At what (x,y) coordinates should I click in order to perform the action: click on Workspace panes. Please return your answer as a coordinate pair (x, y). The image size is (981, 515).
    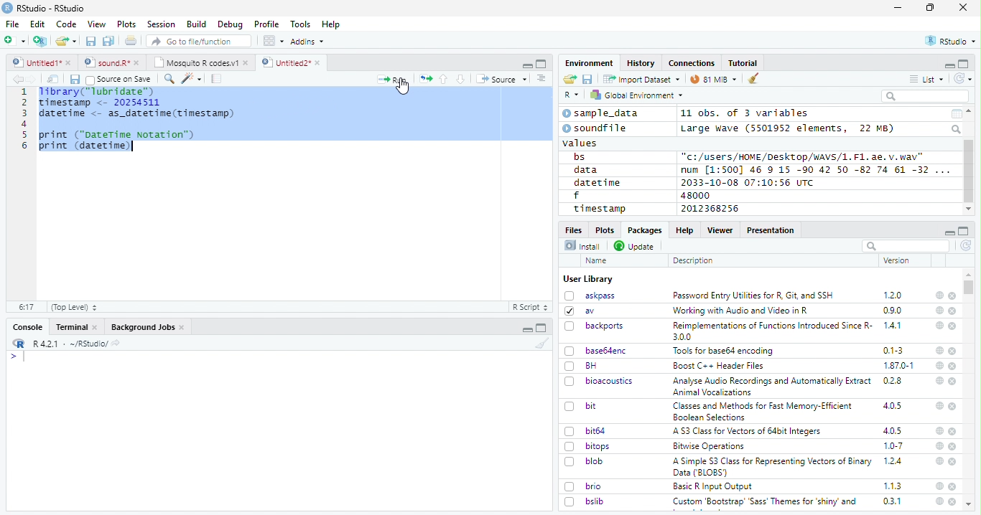
    Looking at the image, I should click on (274, 41).